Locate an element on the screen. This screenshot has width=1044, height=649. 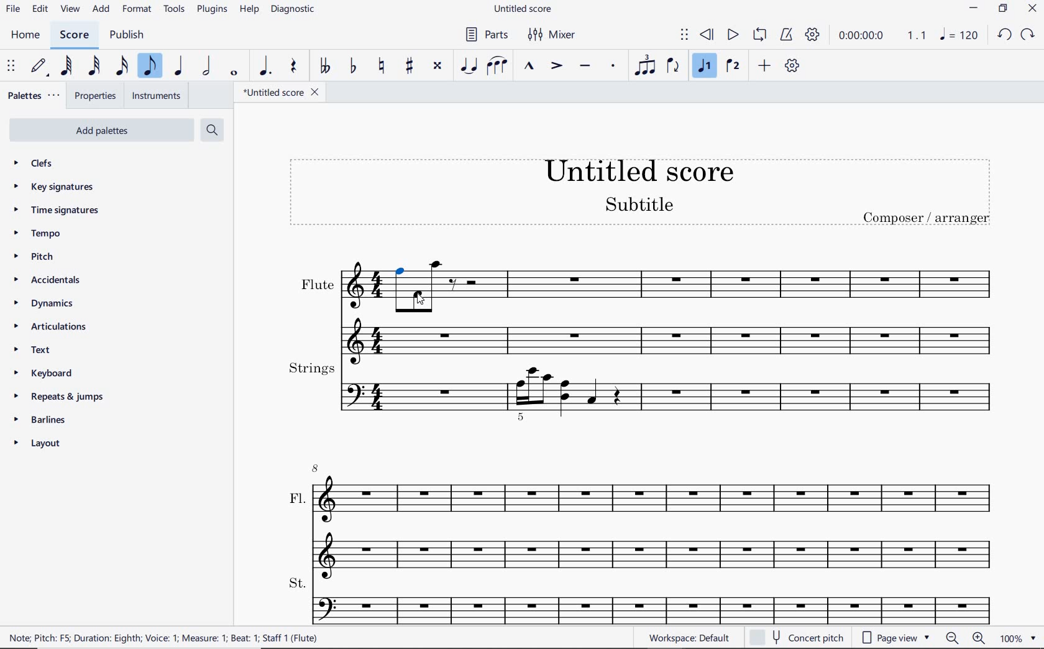
barlines is located at coordinates (40, 419).